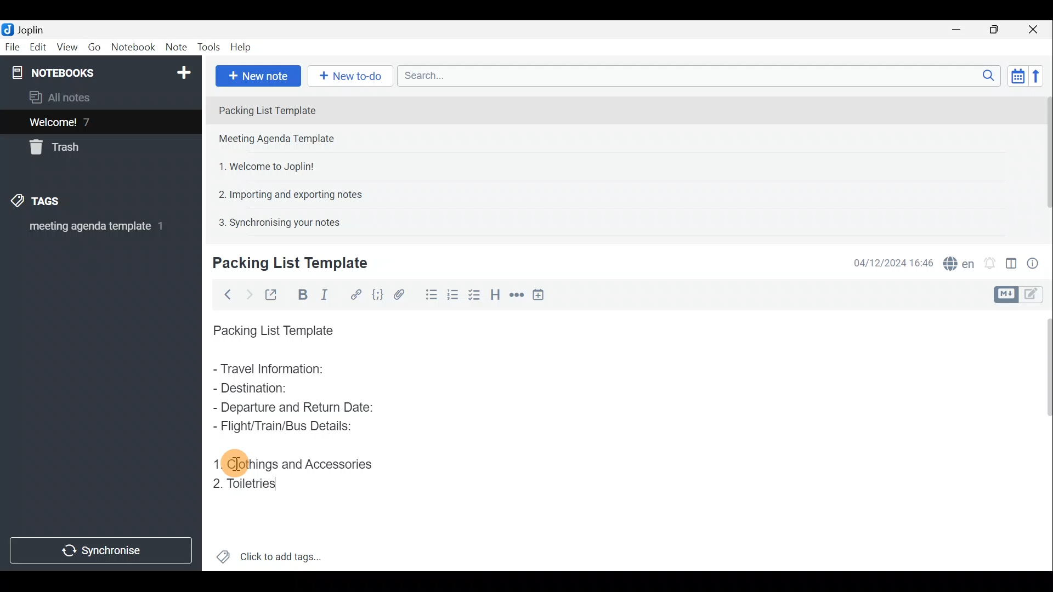 Image resolution: width=1053 pixels, height=592 pixels. Describe the element at coordinates (272, 293) in the screenshot. I see `Toggle external editing` at that location.